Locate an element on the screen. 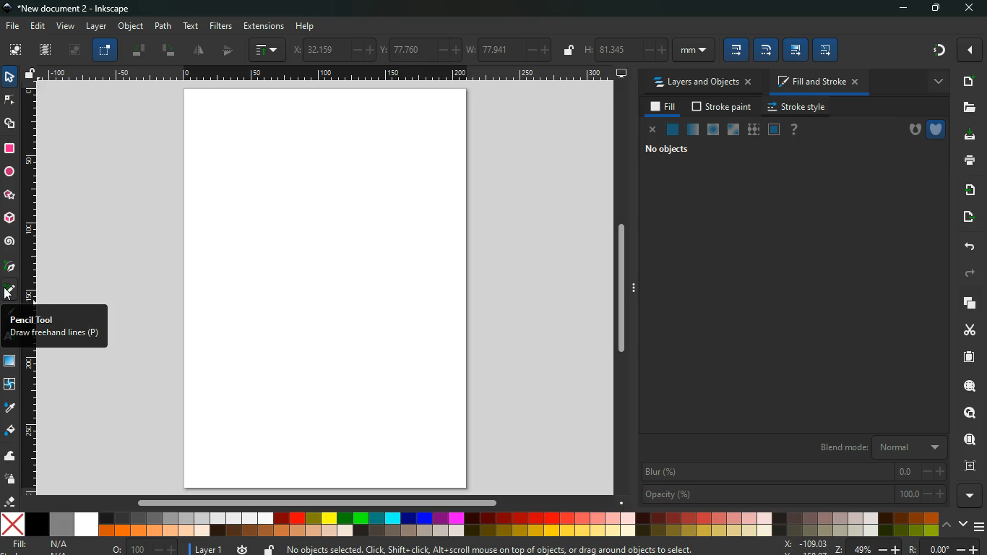 This screenshot has width=987, height=555. y is located at coordinates (420, 48).